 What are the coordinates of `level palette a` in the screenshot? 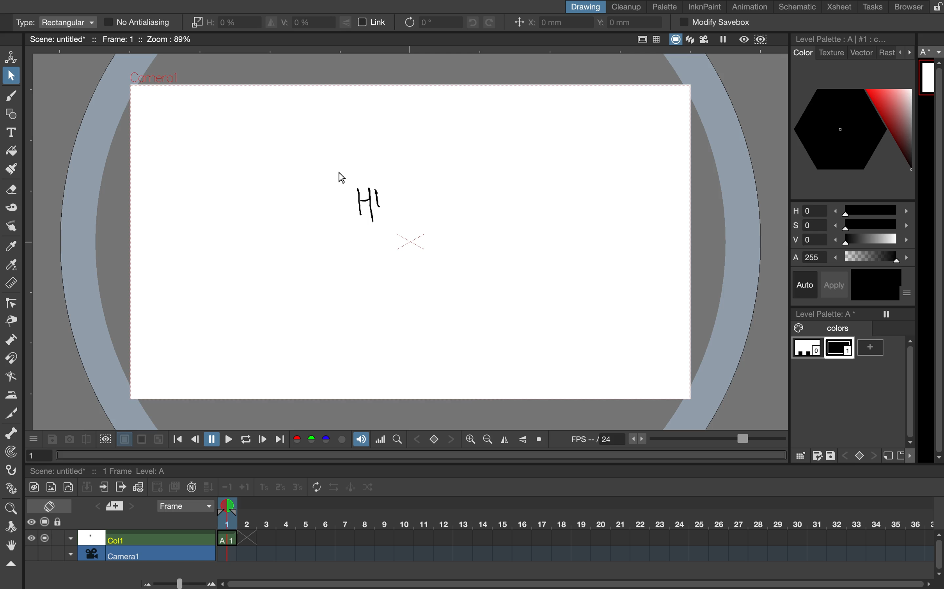 It's located at (829, 312).